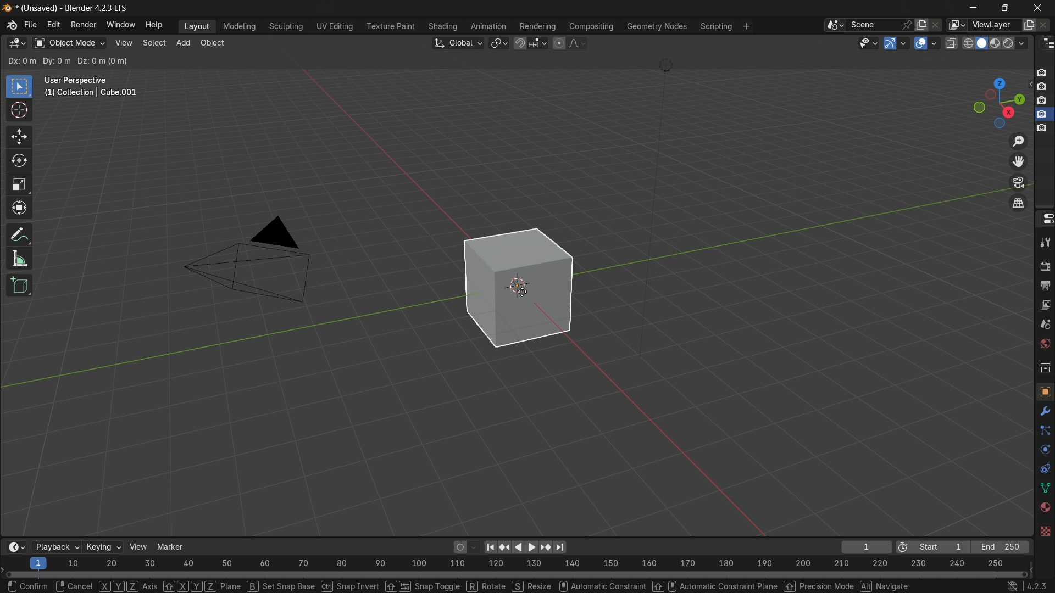 The width and height of the screenshot is (1055, 593). What do you see at coordinates (544, 548) in the screenshot?
I see `jump to keyframe` at bounding box center [544, 548].